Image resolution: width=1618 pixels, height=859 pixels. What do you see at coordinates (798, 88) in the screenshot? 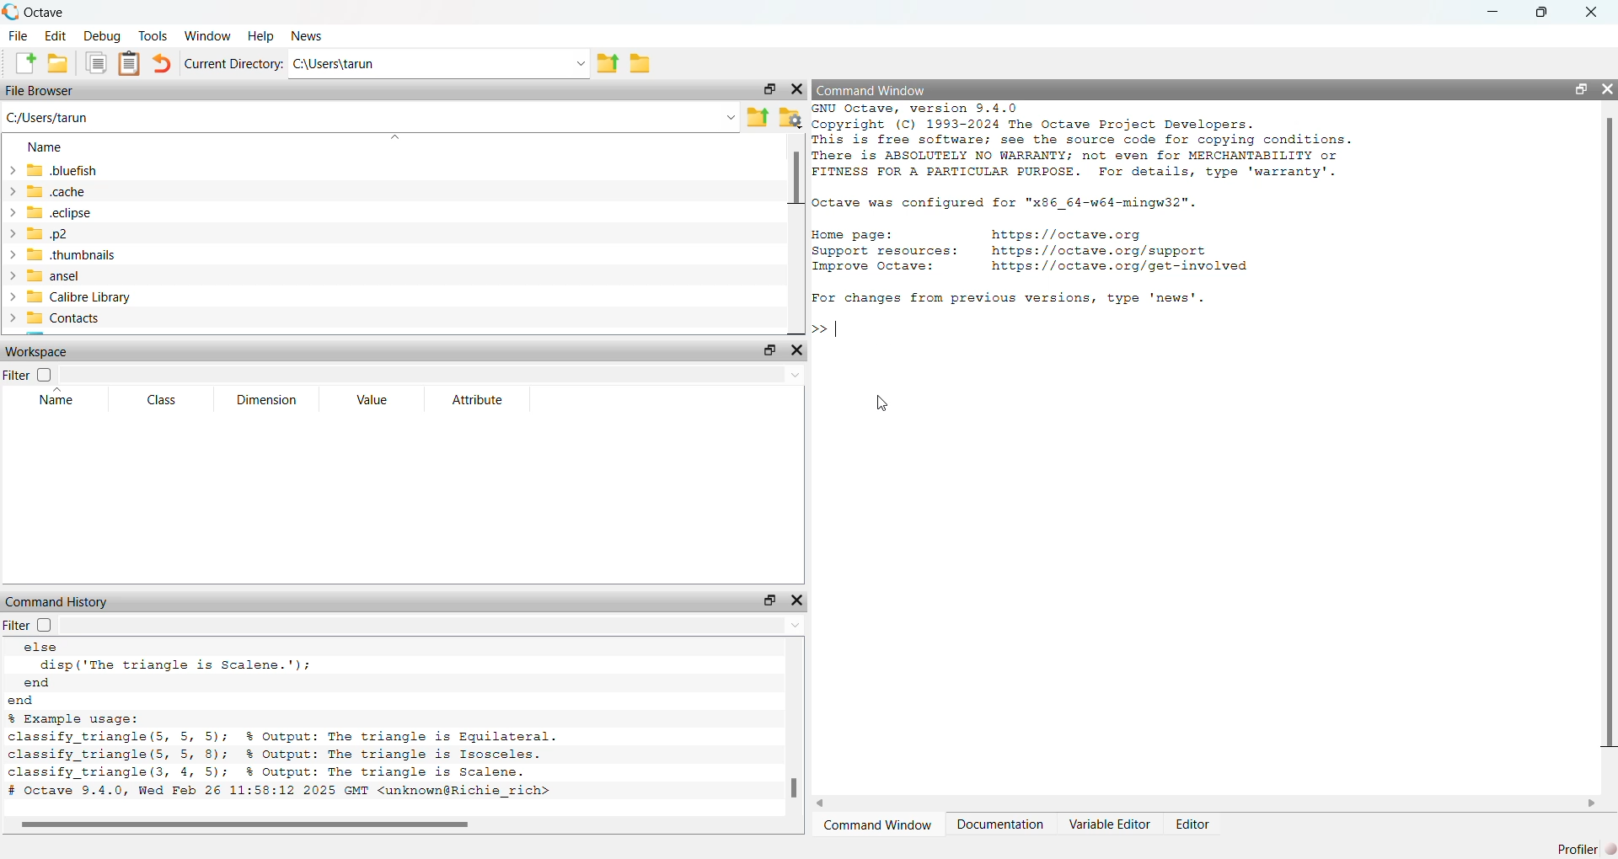
I see `hide widget` at bounding box center [798, 88].